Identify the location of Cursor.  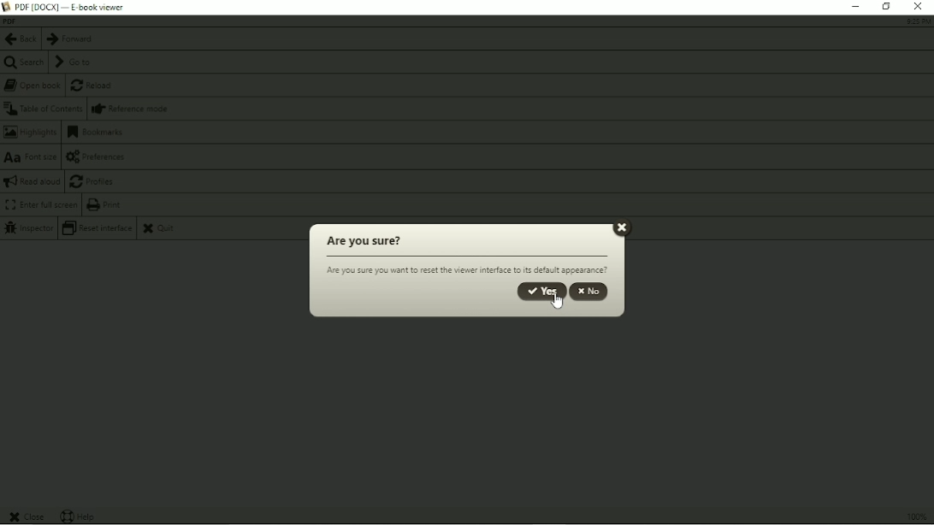
(553, 304).